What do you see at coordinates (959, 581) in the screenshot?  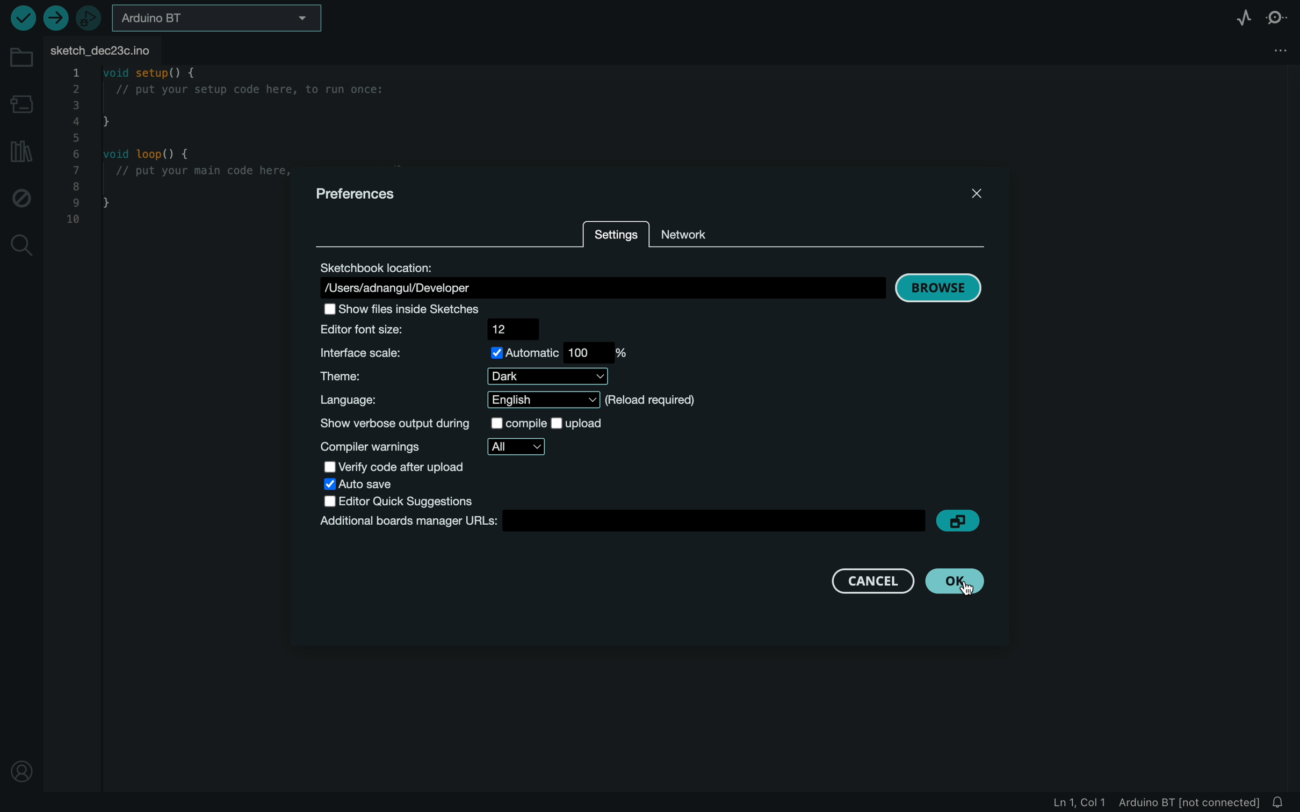 I see `ok ` at bounding box center [959, 581].